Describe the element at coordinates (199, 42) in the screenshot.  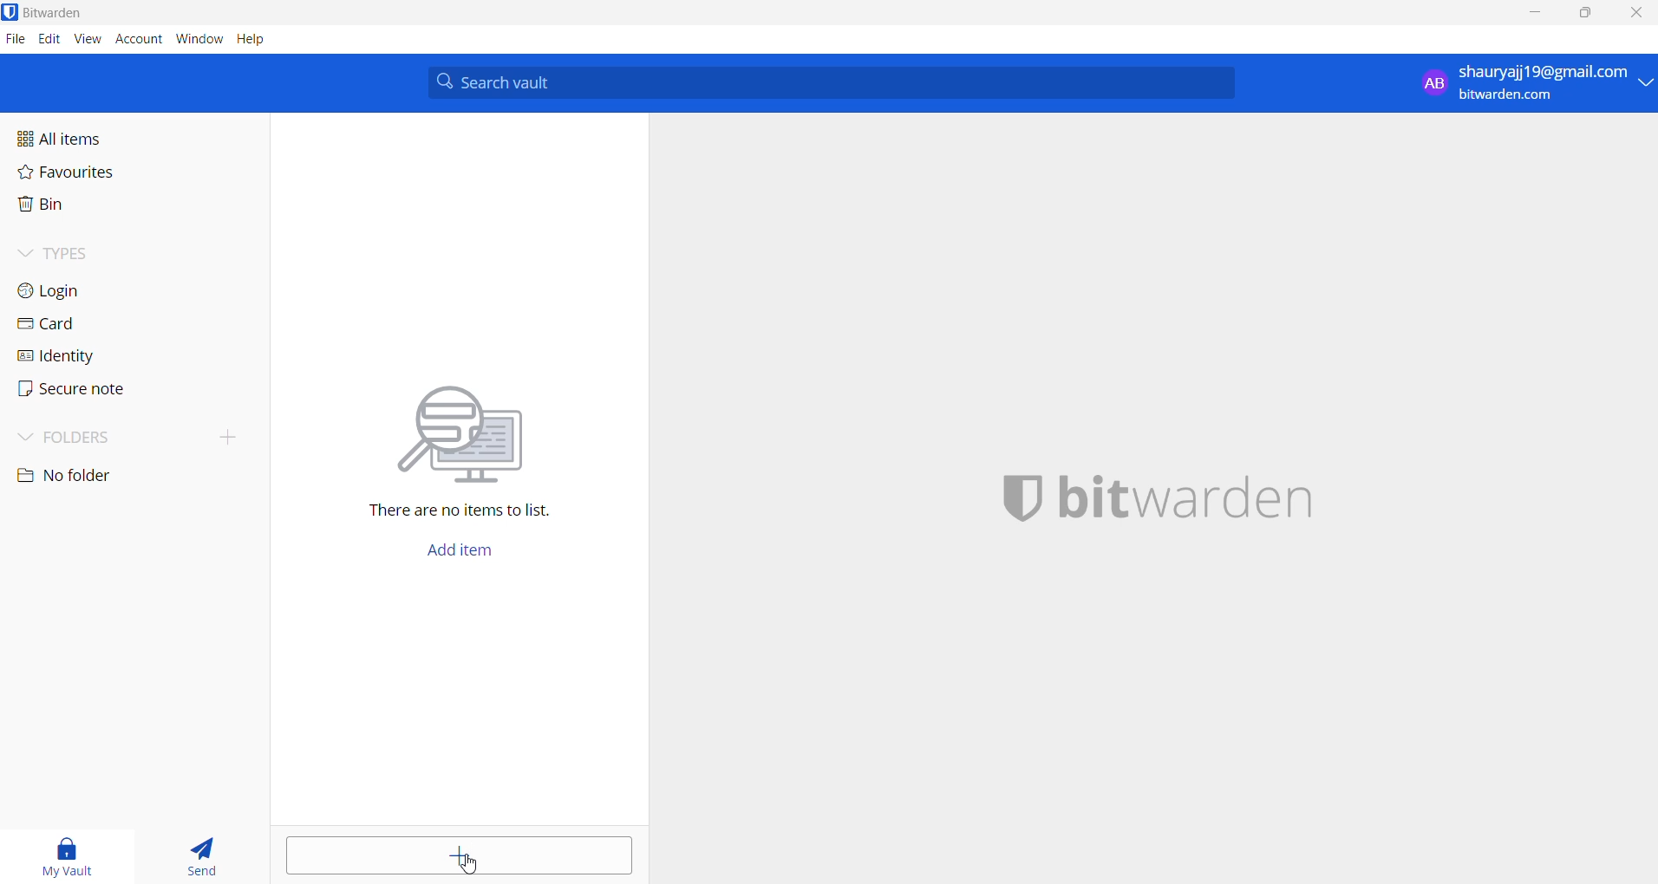
I see `Window` at that location.